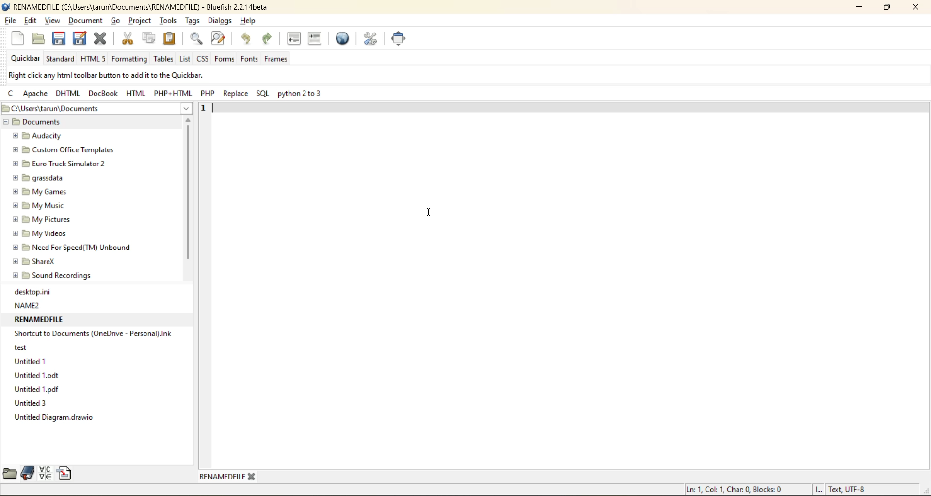 This screenshot has height=496, width=931. What do you see at coordinates (401, 40) in the screenshot?
I see `full screen` at bounding box center [401, 40].